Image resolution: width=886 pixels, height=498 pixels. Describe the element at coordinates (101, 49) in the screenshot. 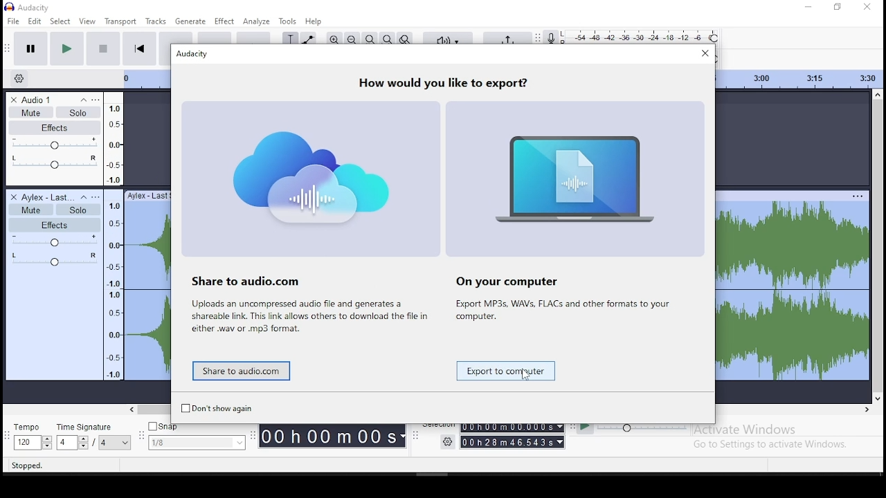

I see `stop` at that location.